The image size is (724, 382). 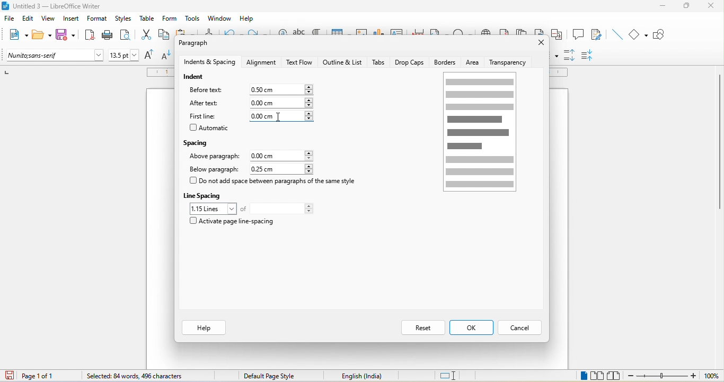 What do you see at coordinates (579, 376) in the screenshot?
I see `single page view` at bounding box center [579, 376].